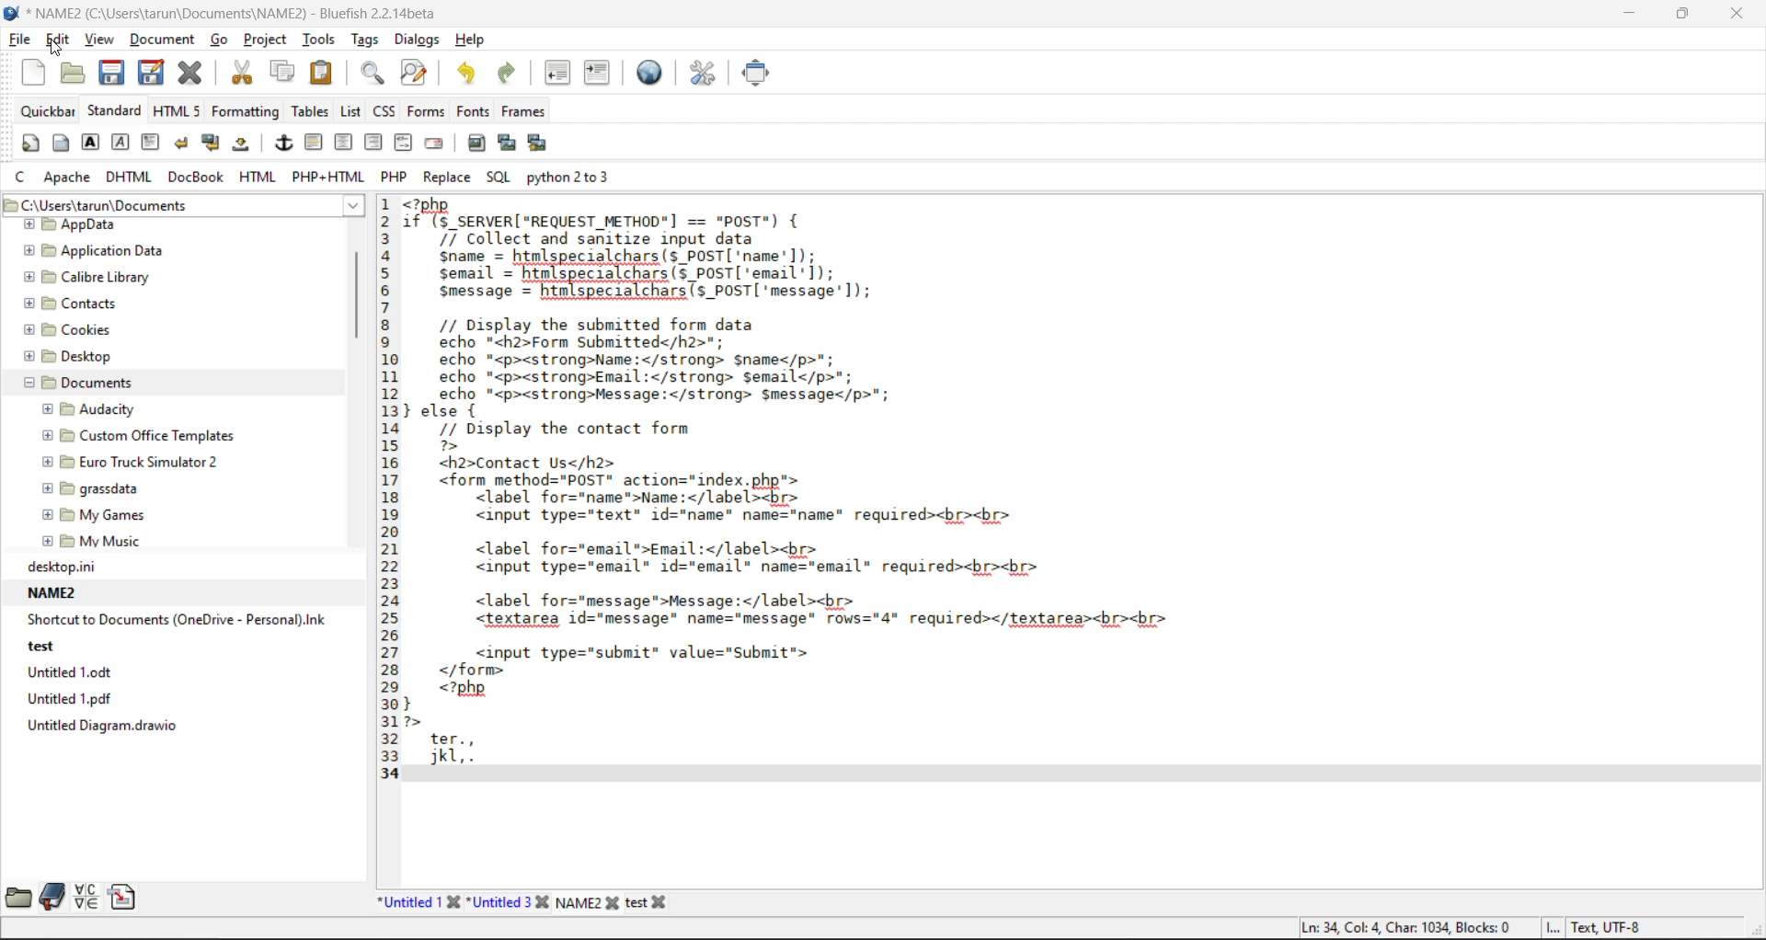 This screenshot has height=940, width=1766. I want to click on break, so click(182, 144).